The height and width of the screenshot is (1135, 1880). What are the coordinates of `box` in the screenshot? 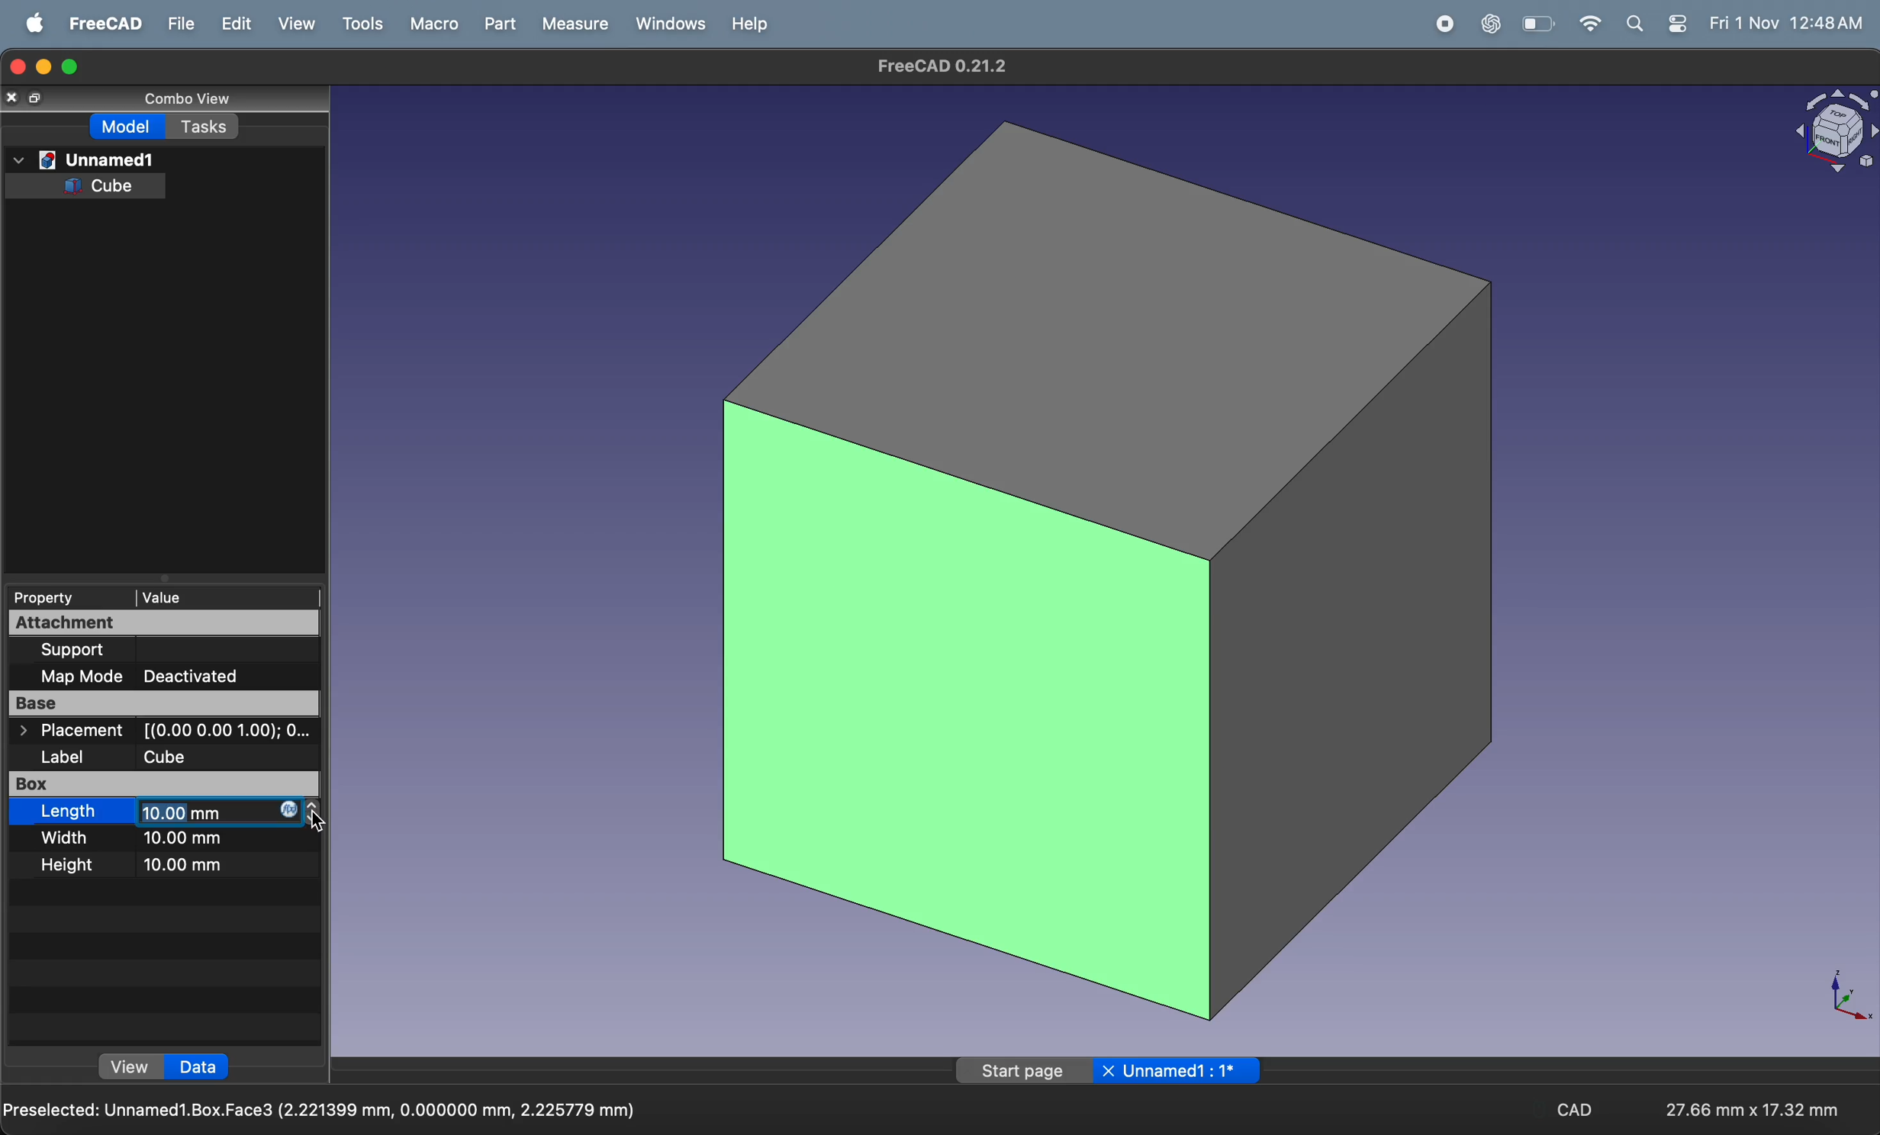 It's located at (79, 783).